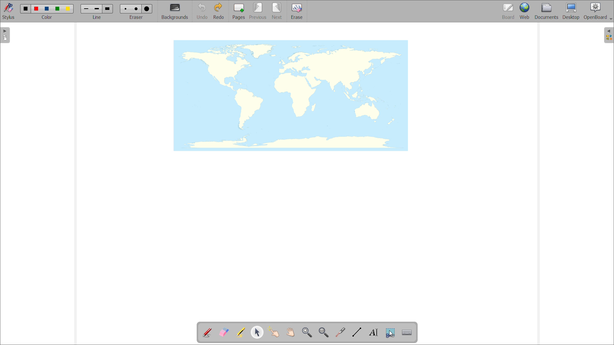 This screenshot has height=345, width=614. Describe the element at coordinates (257, 333) in the screenshot. I see `select and modify objects` at that location.